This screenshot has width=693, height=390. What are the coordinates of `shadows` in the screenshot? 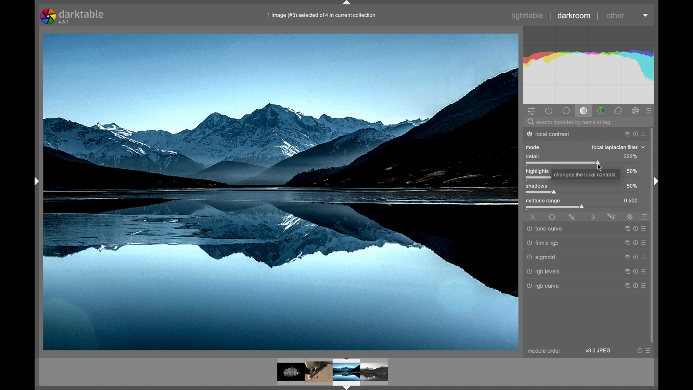 It's located at (537, 186).